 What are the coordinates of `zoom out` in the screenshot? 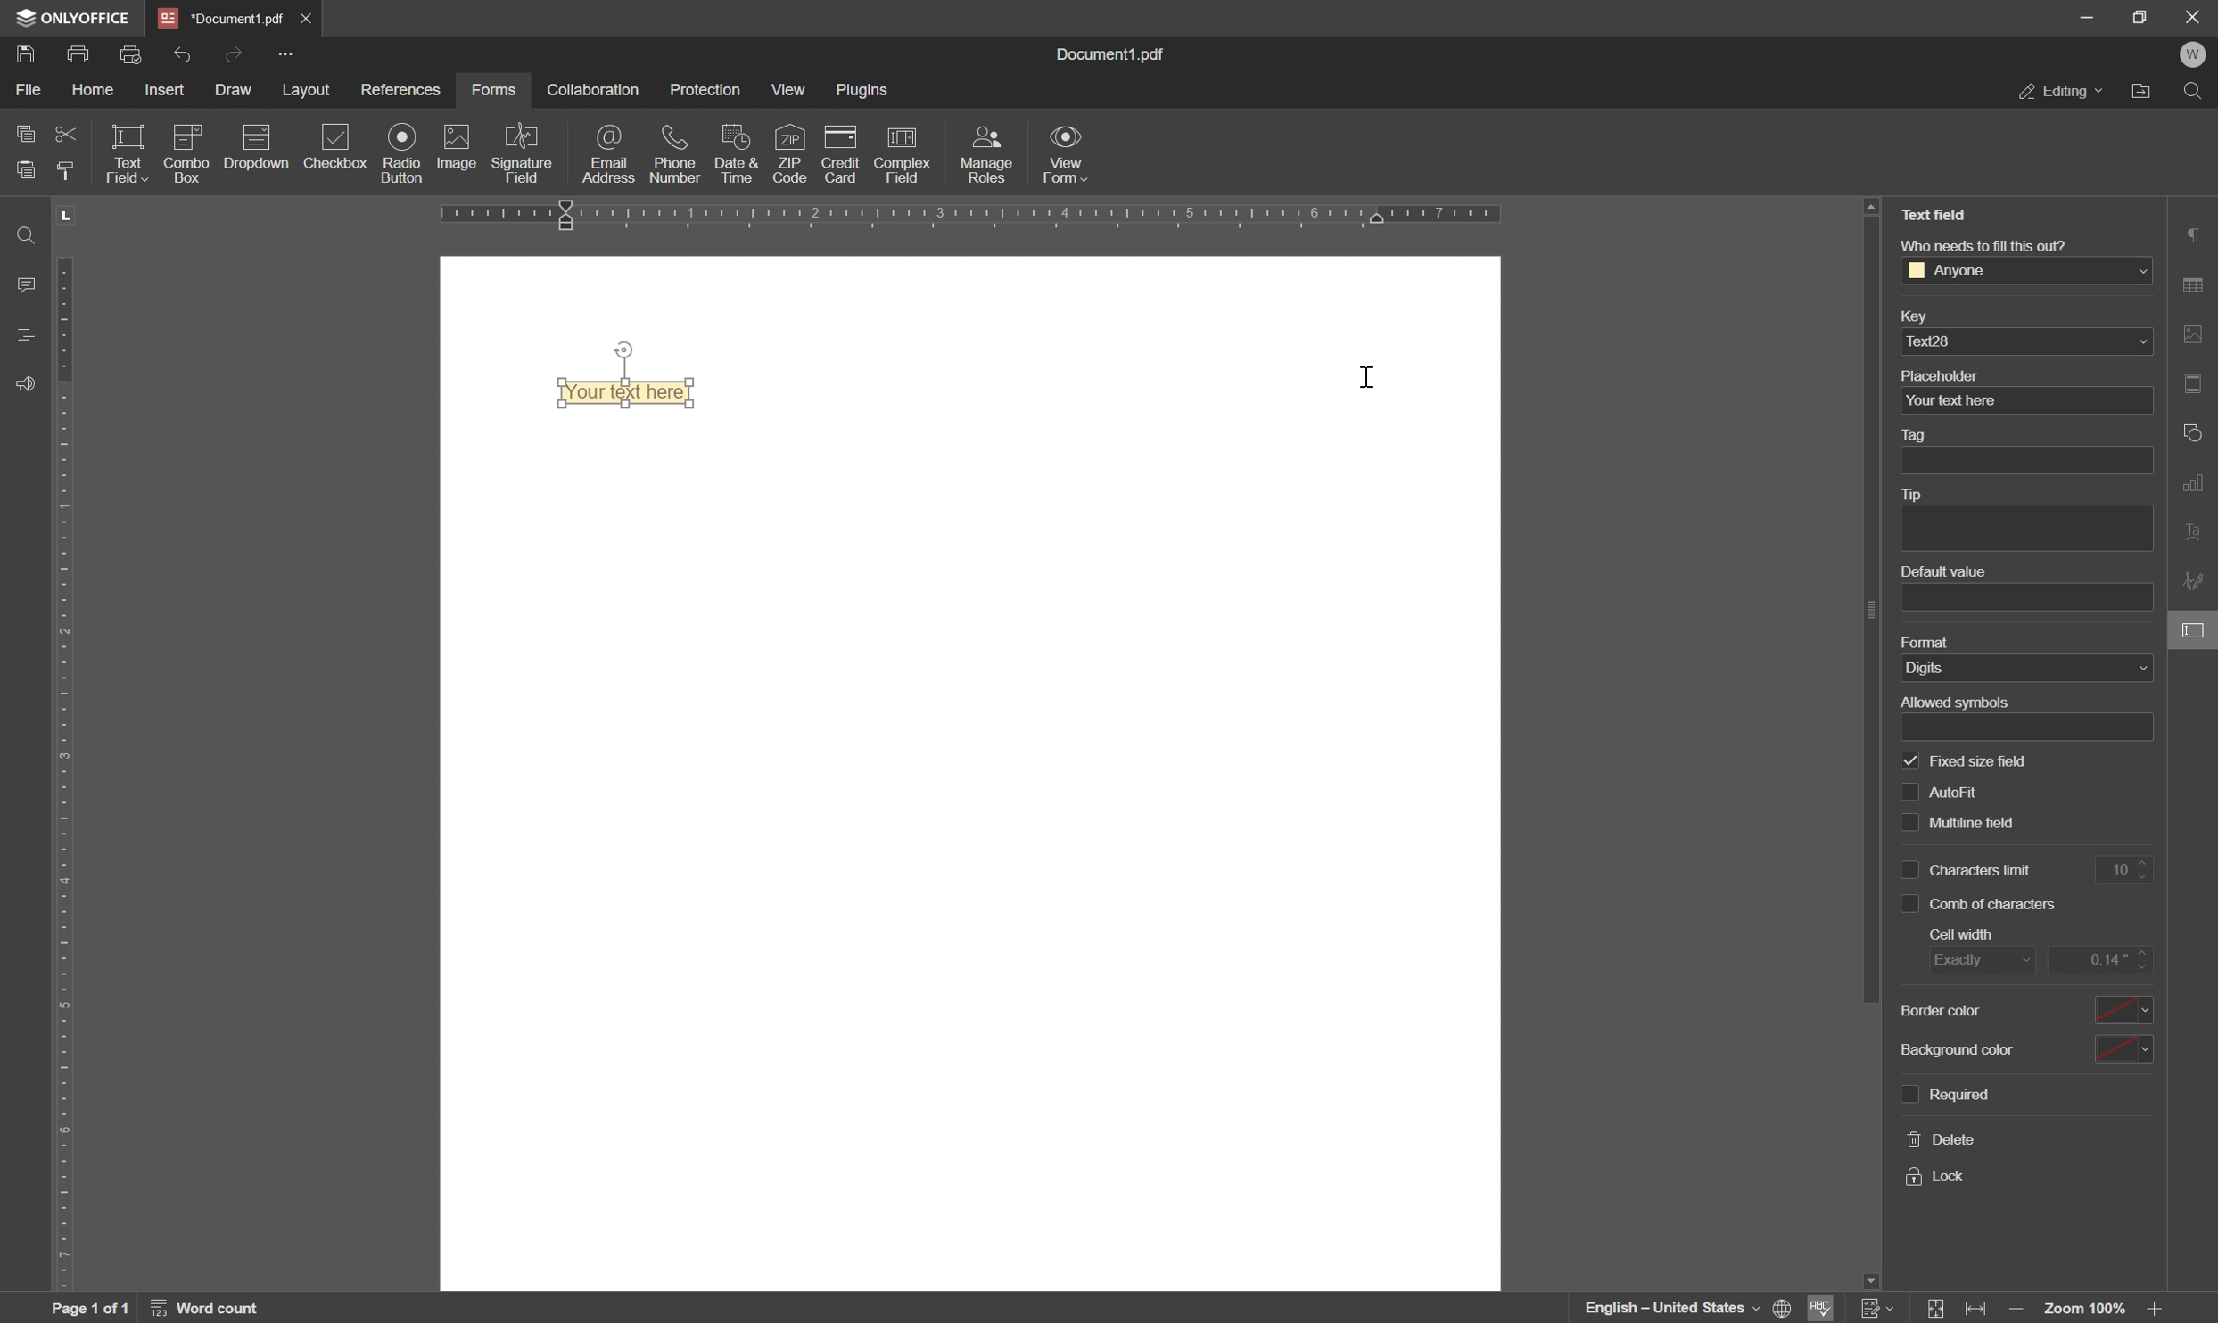 It's located at (2159, 1311).